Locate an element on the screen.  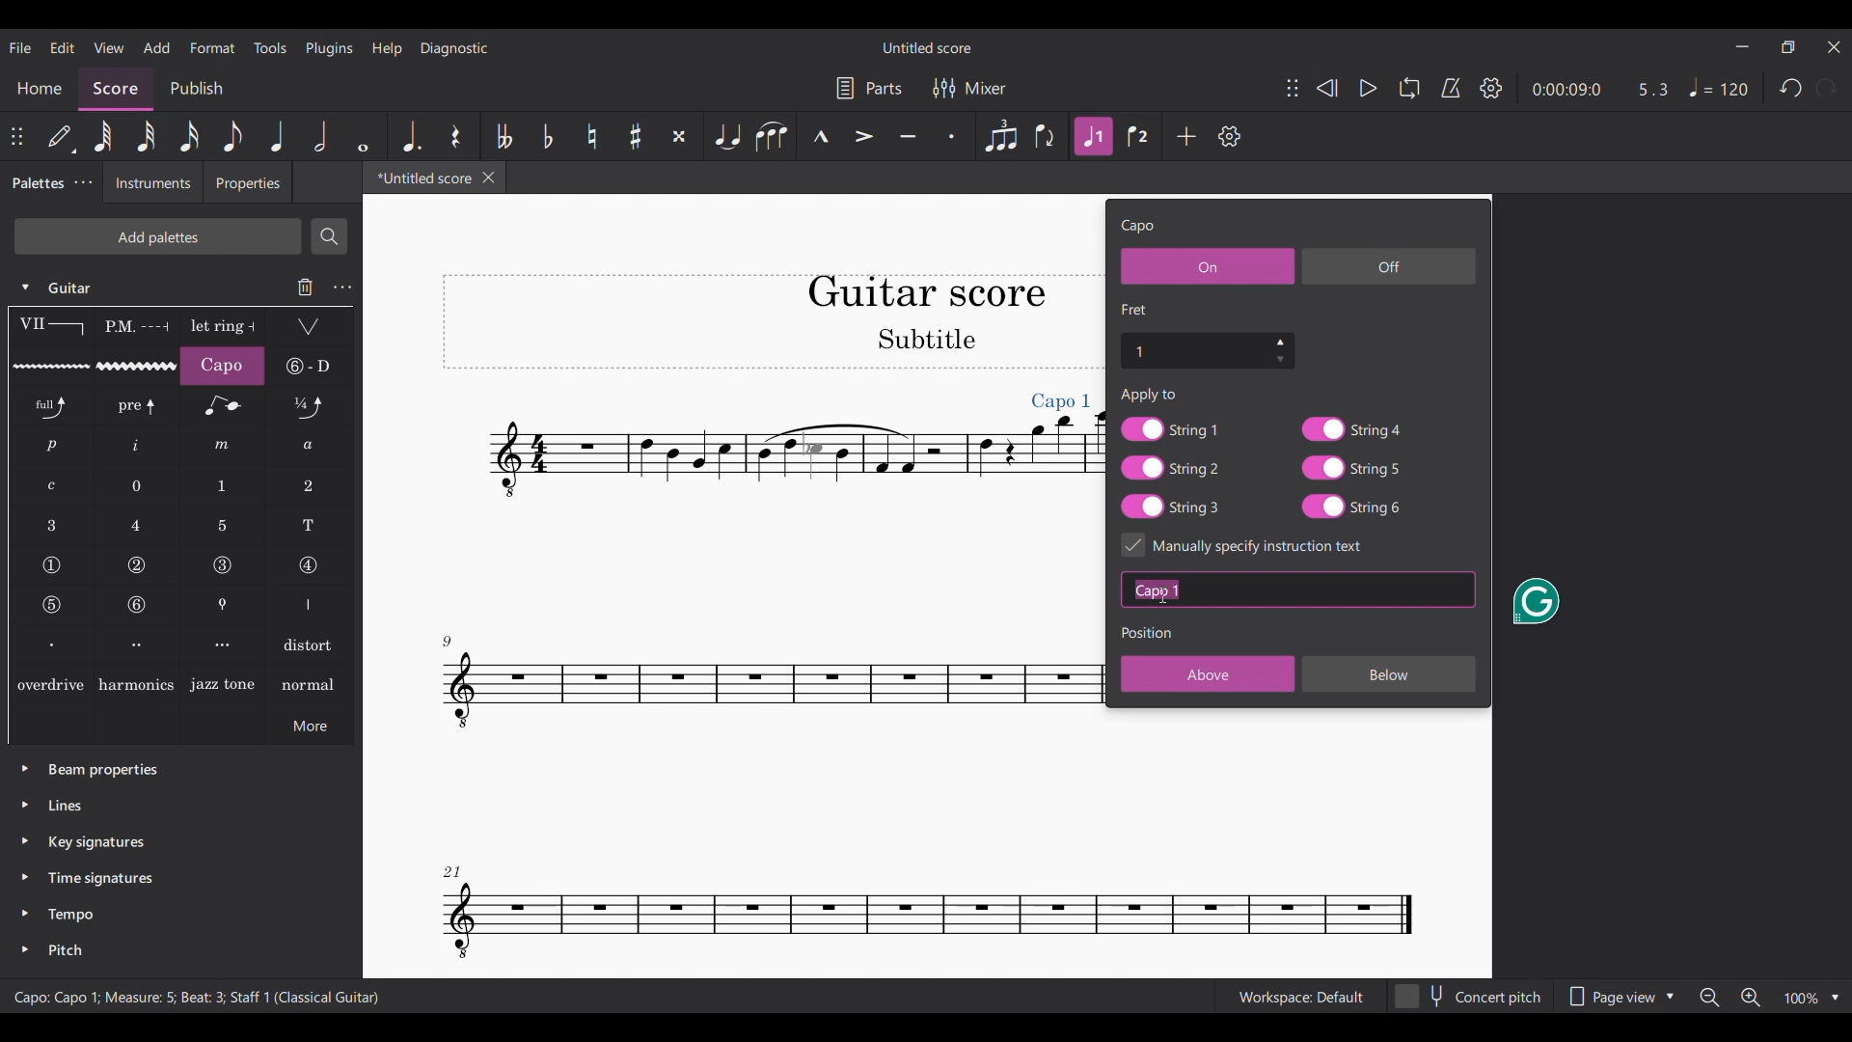
Right hand fingering, second finger is located at coordinates (138, 644).